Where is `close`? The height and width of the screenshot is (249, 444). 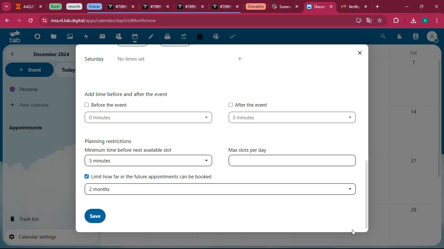 close is located at coordinates (299, 7).